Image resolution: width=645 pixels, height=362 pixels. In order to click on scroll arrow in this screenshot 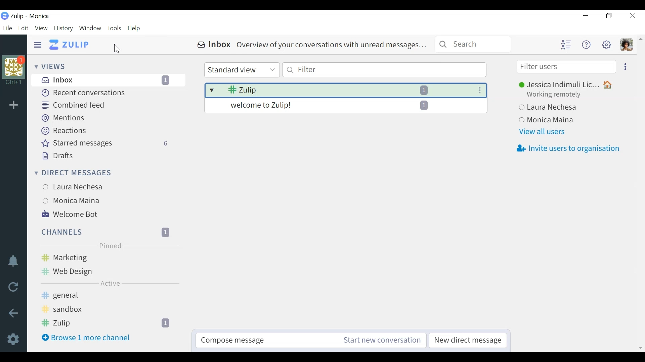, I will do `click(640, 44)`.